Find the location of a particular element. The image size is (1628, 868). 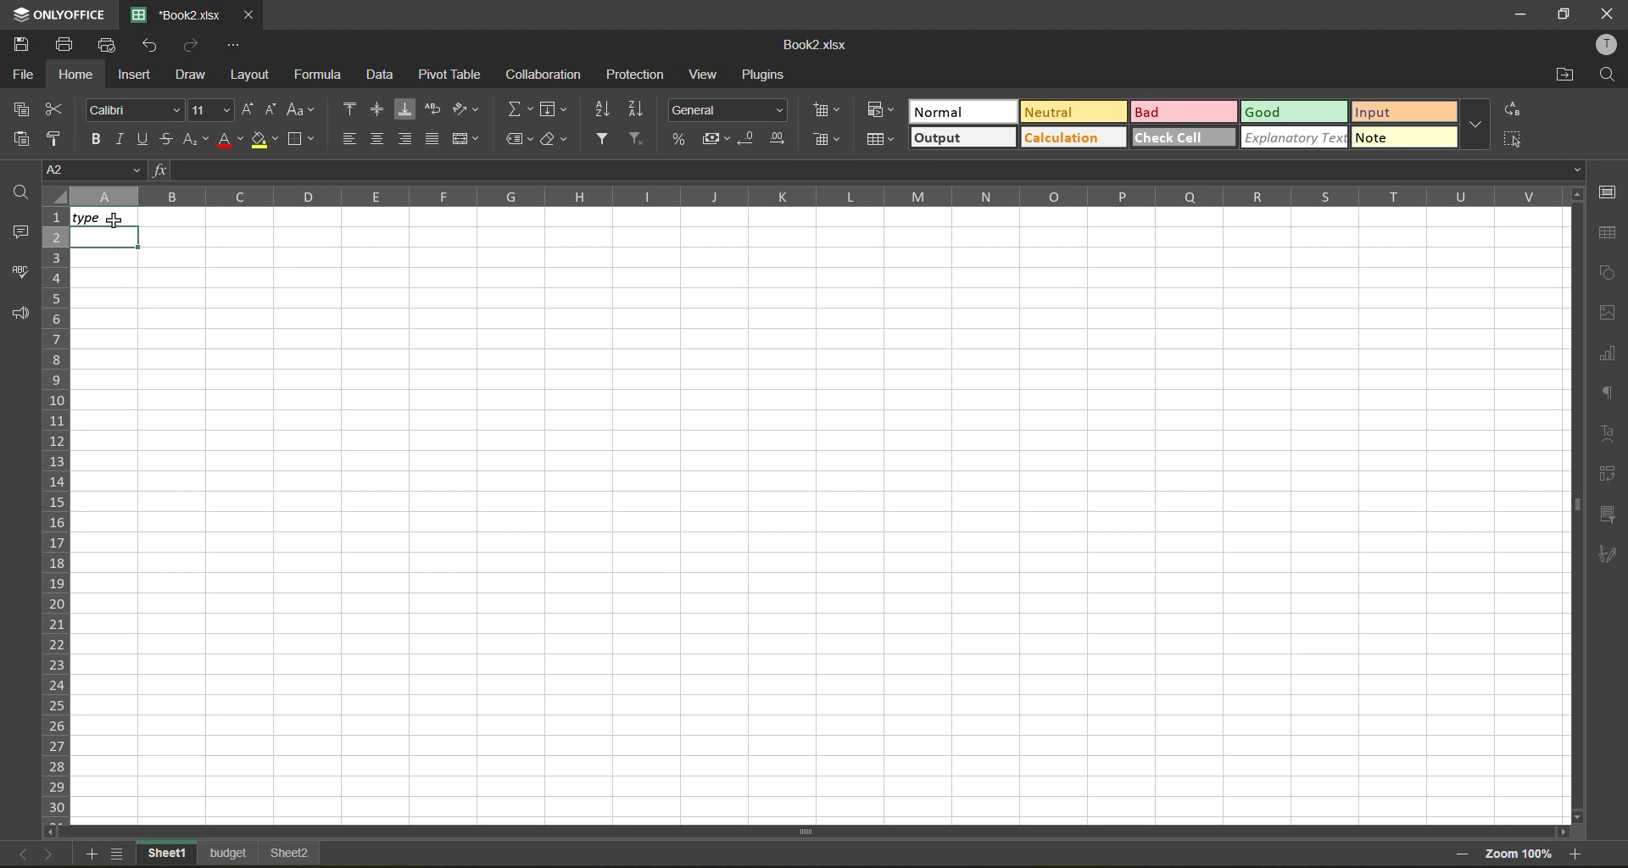

next is located at coordinates (48, 854).